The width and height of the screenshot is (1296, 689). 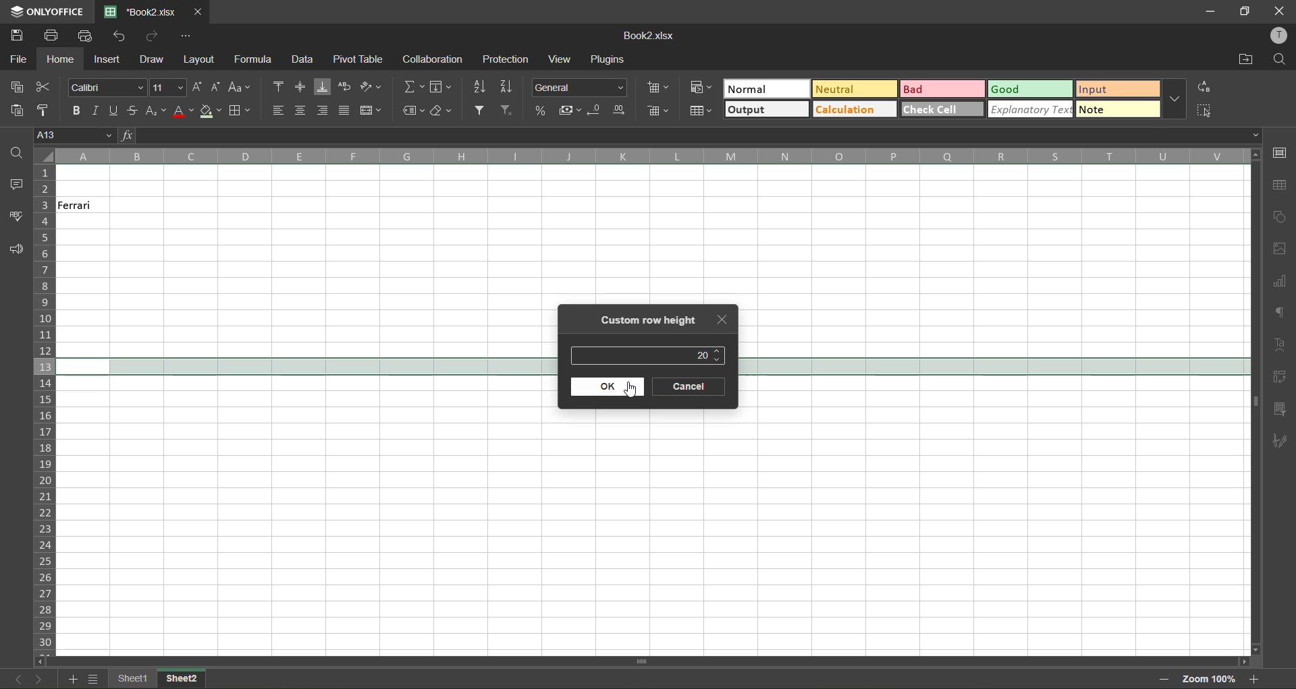 I want to click on filename, so click(x=652, y=36).